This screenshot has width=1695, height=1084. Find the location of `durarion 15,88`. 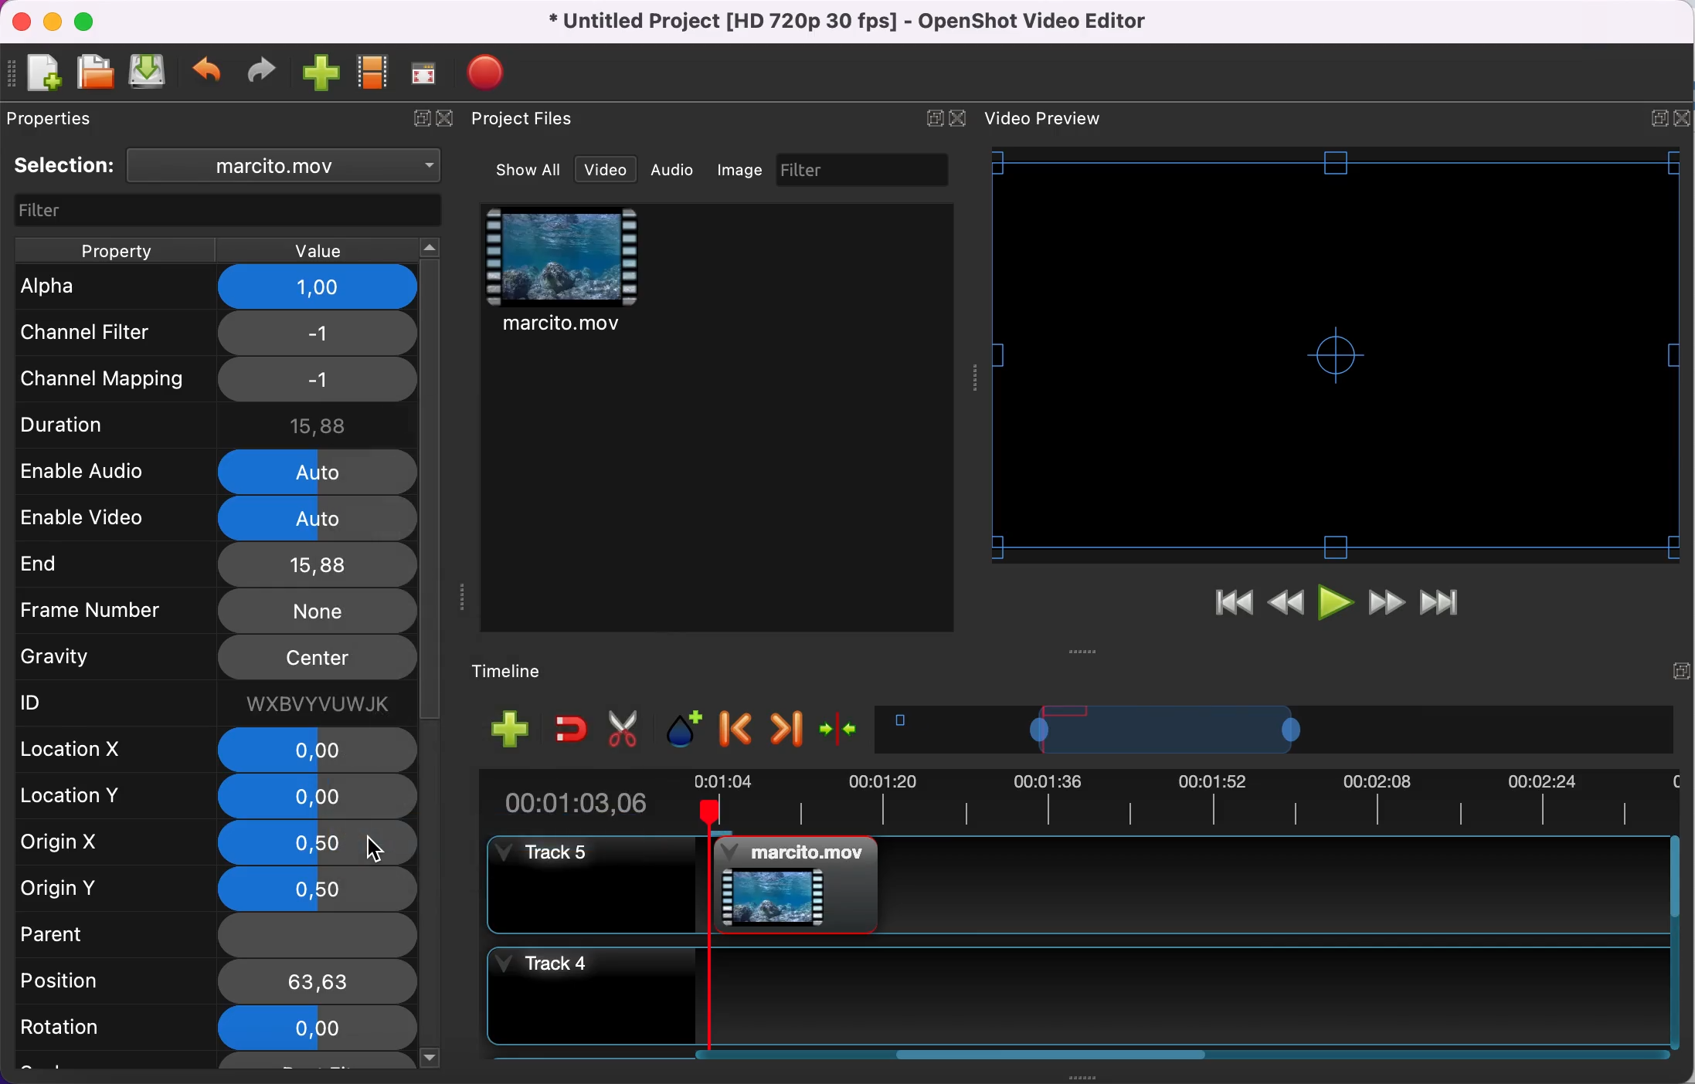

durarion 15,88 is located at coordinates (219, 422).